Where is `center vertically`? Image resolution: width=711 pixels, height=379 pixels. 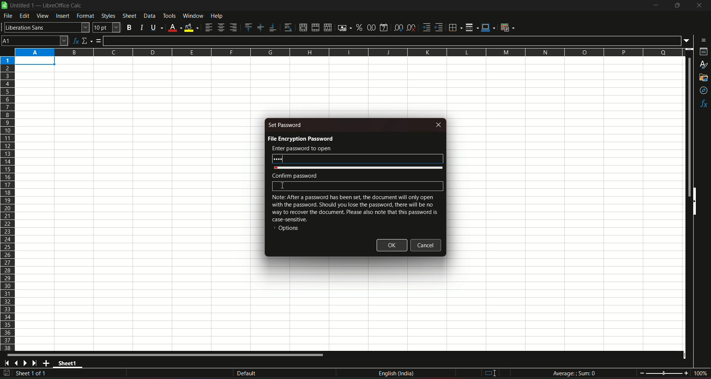 center vertically is located at coordinates (260, 27).